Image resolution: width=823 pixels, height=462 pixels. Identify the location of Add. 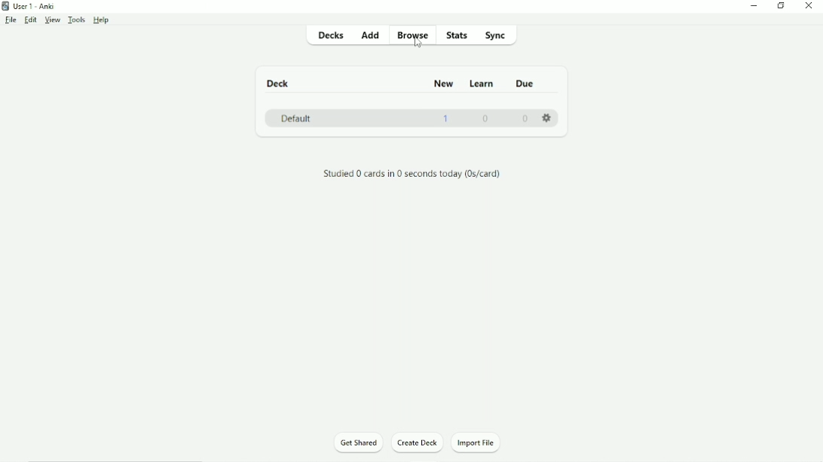
(372, 35).